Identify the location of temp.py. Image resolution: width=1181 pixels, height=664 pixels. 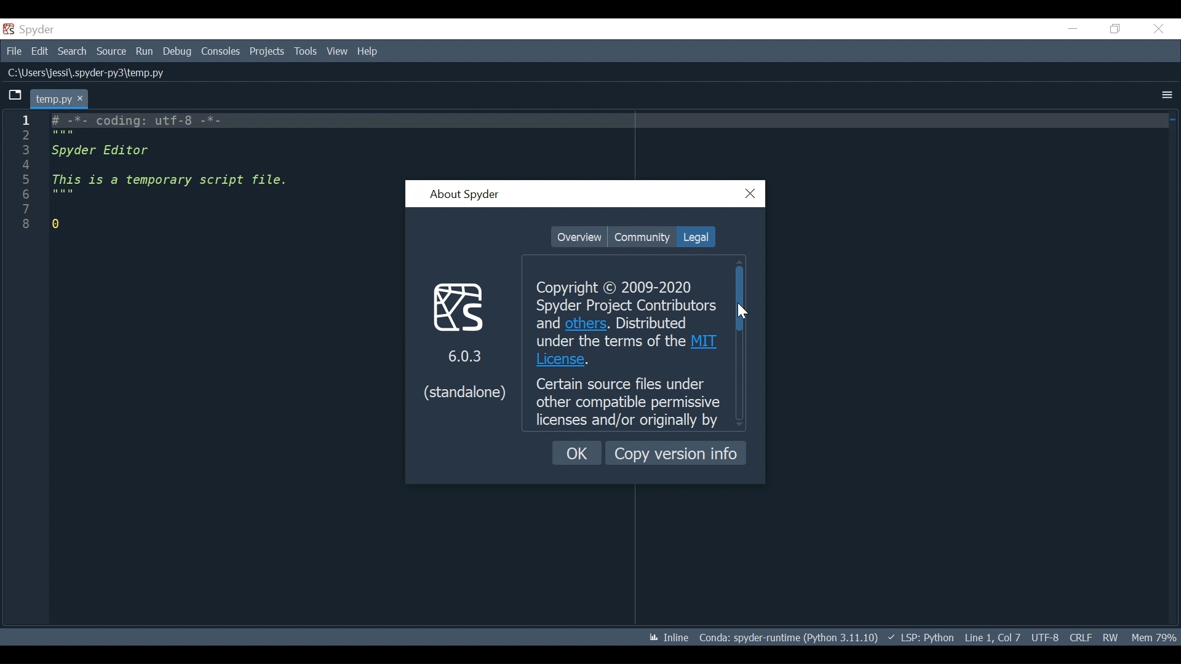
(60, 98).